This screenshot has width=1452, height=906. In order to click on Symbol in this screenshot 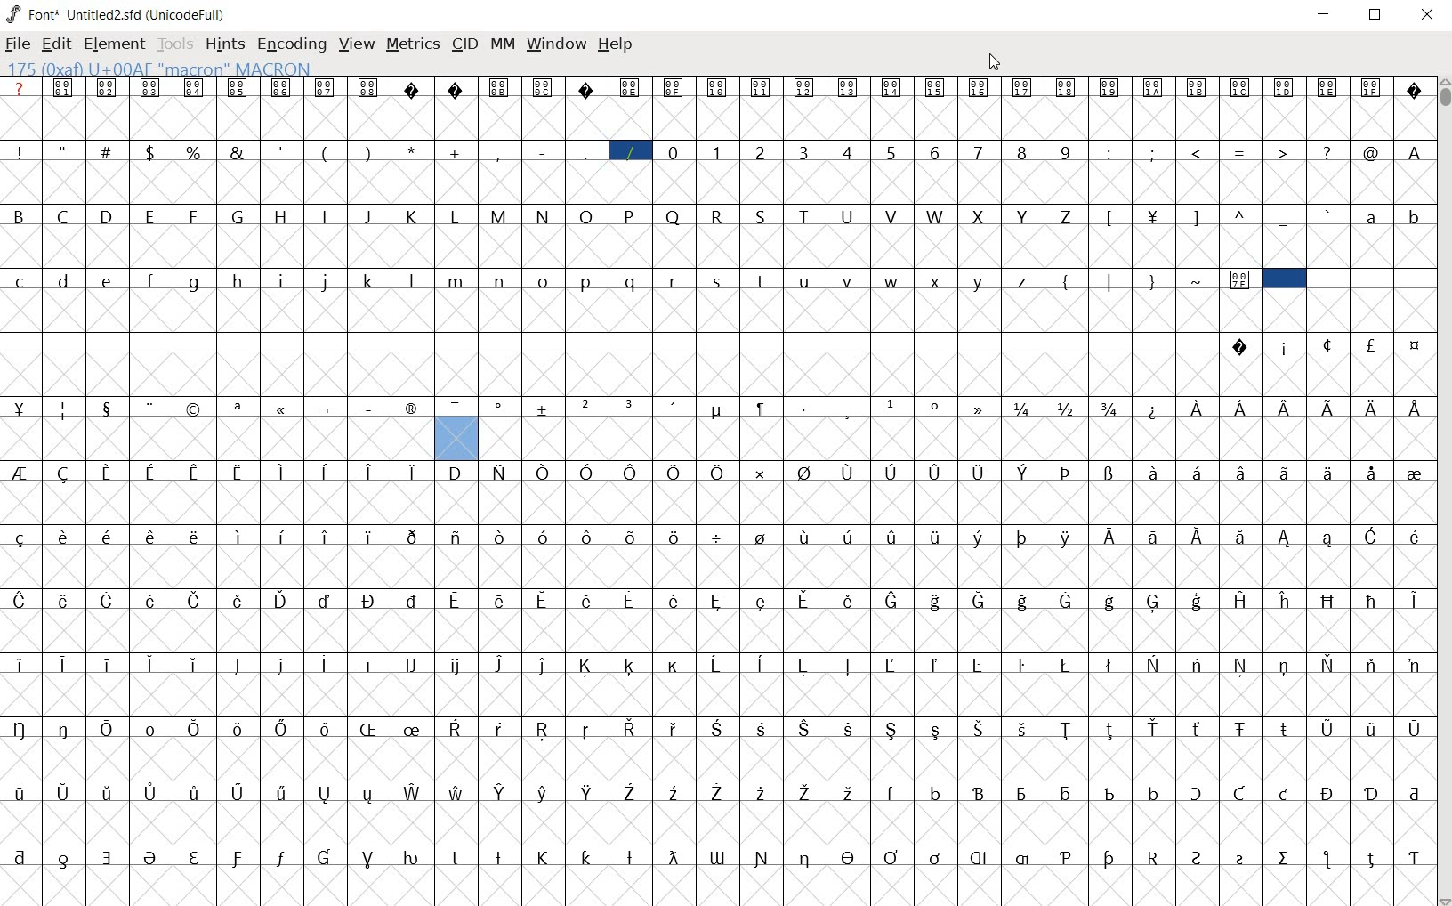, I will do `click(239, 537)`.